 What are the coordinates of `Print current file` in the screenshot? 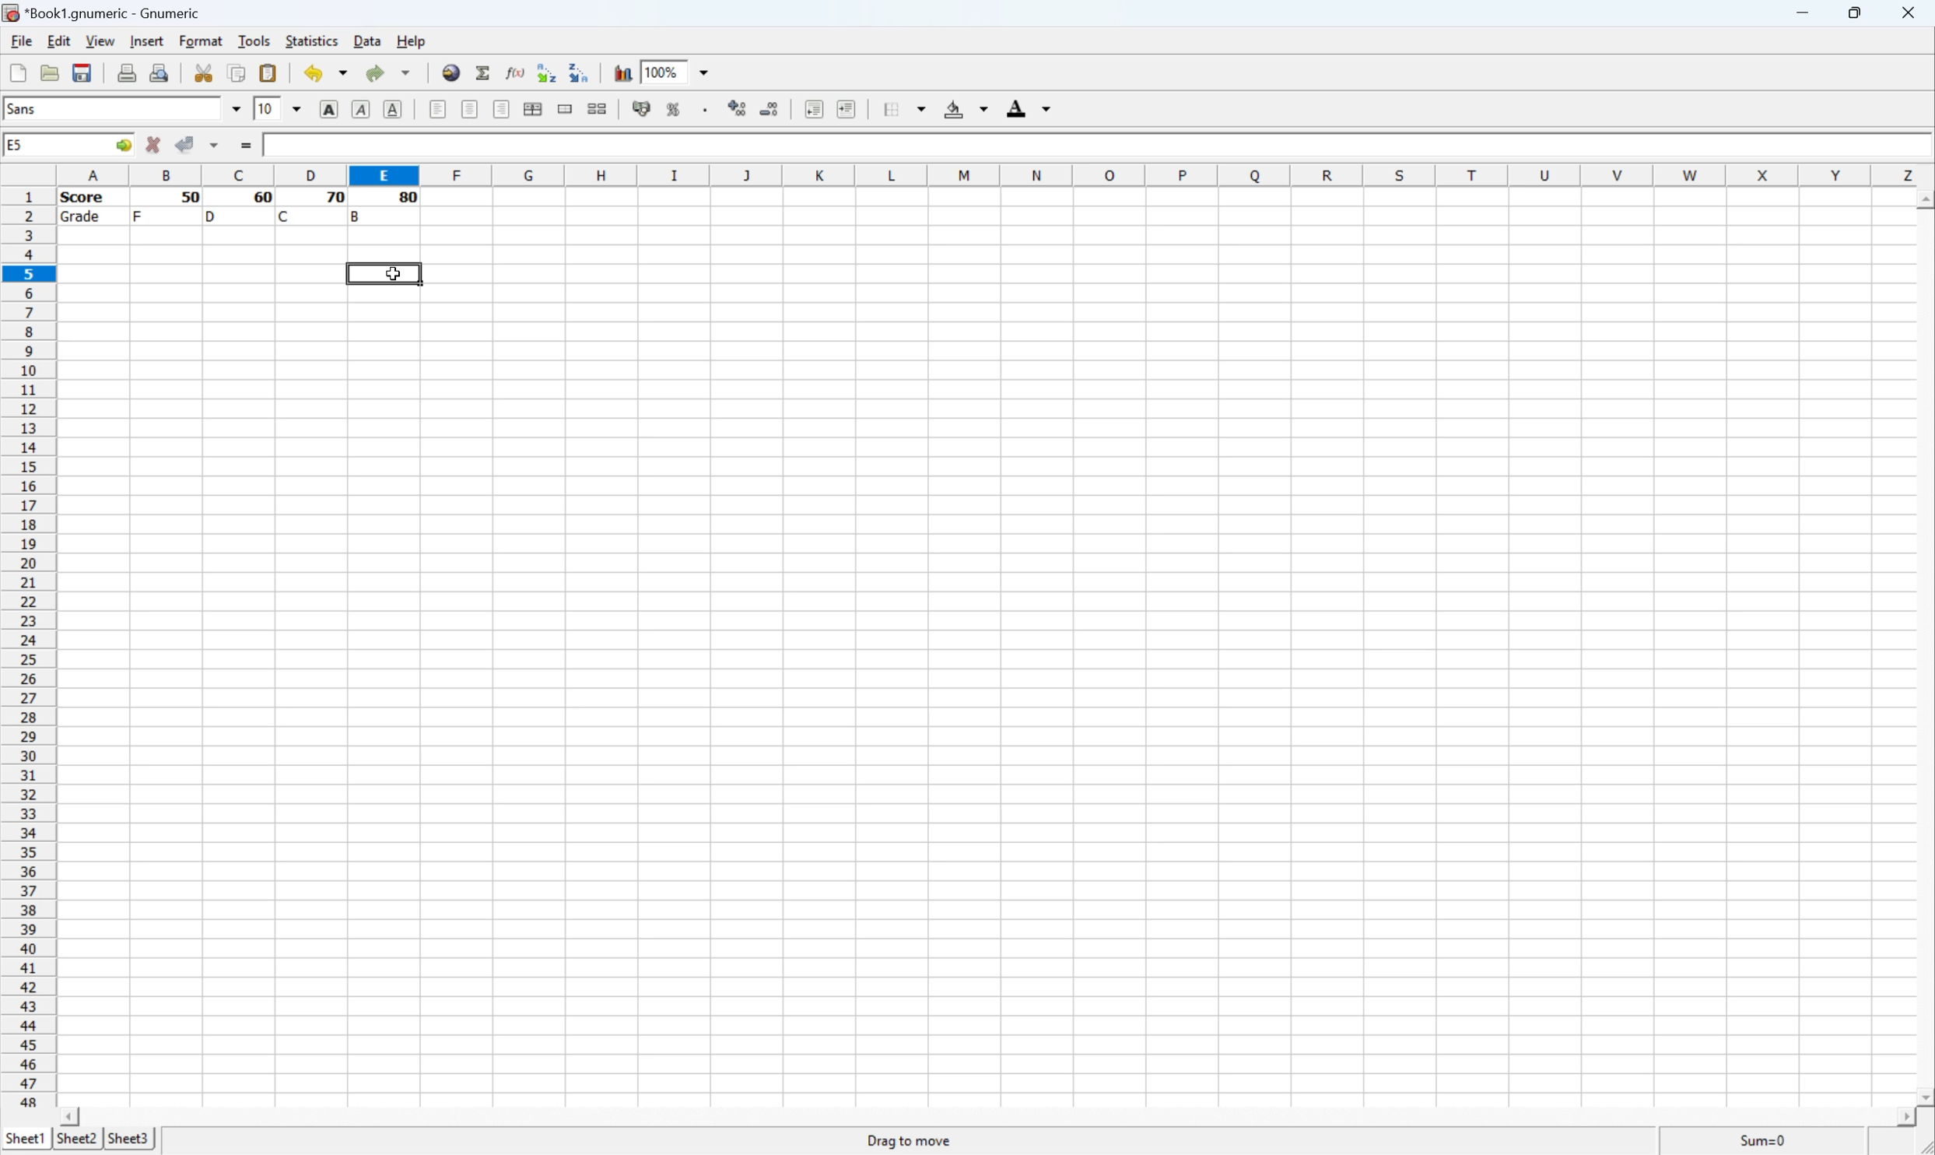 It's located at (124, 73).